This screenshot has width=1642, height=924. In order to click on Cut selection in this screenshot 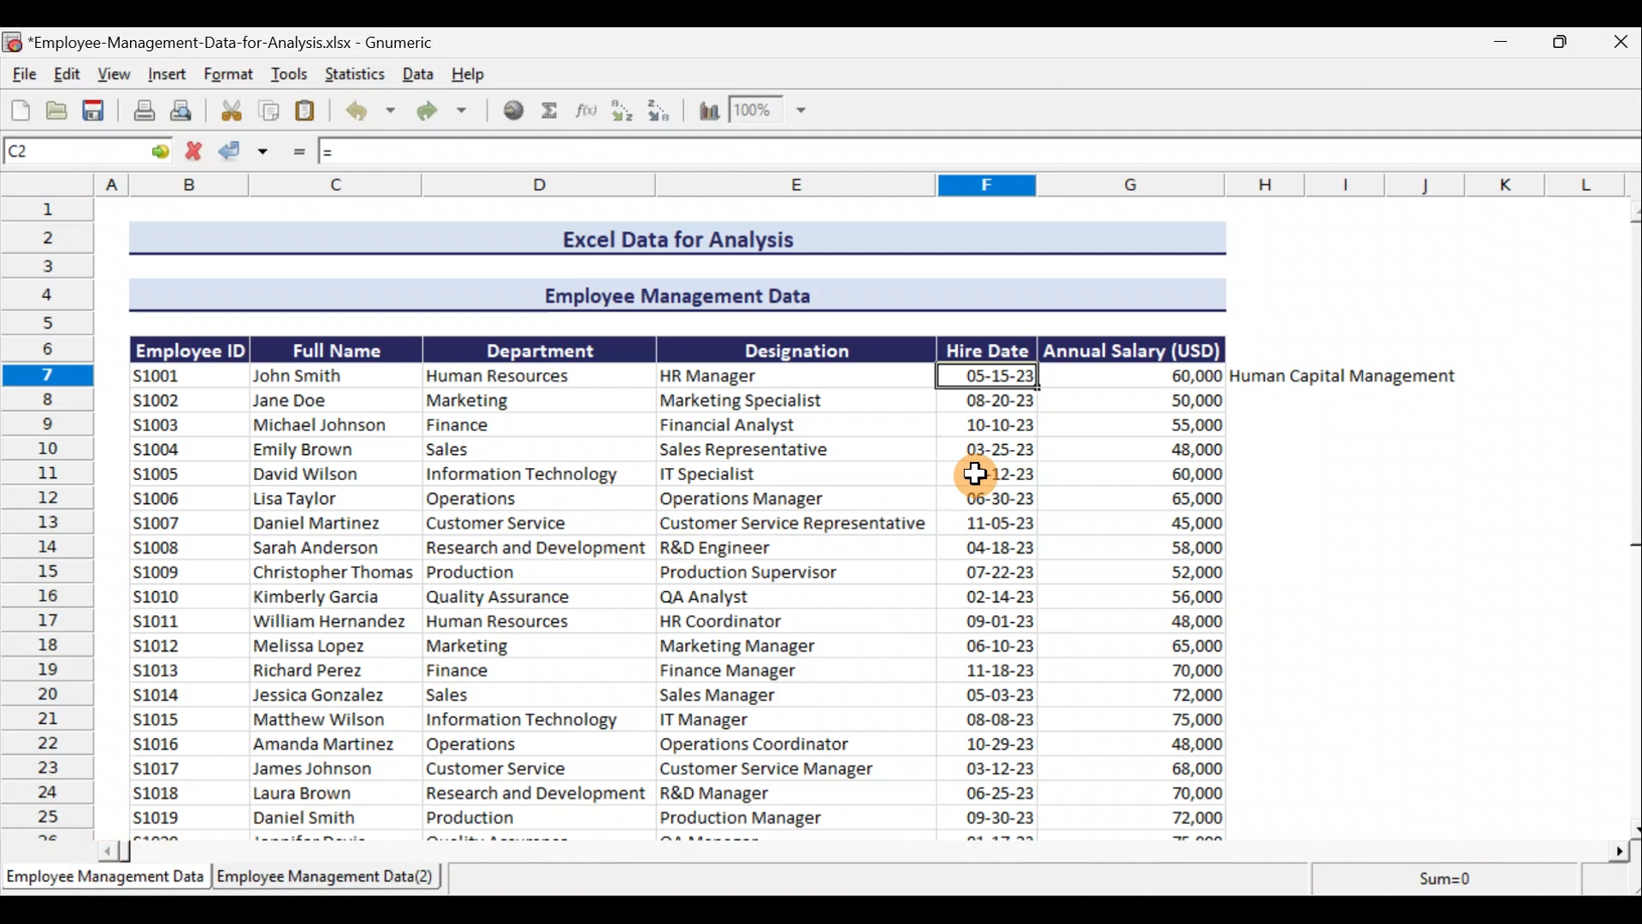, I will do `click(230, 113)`.